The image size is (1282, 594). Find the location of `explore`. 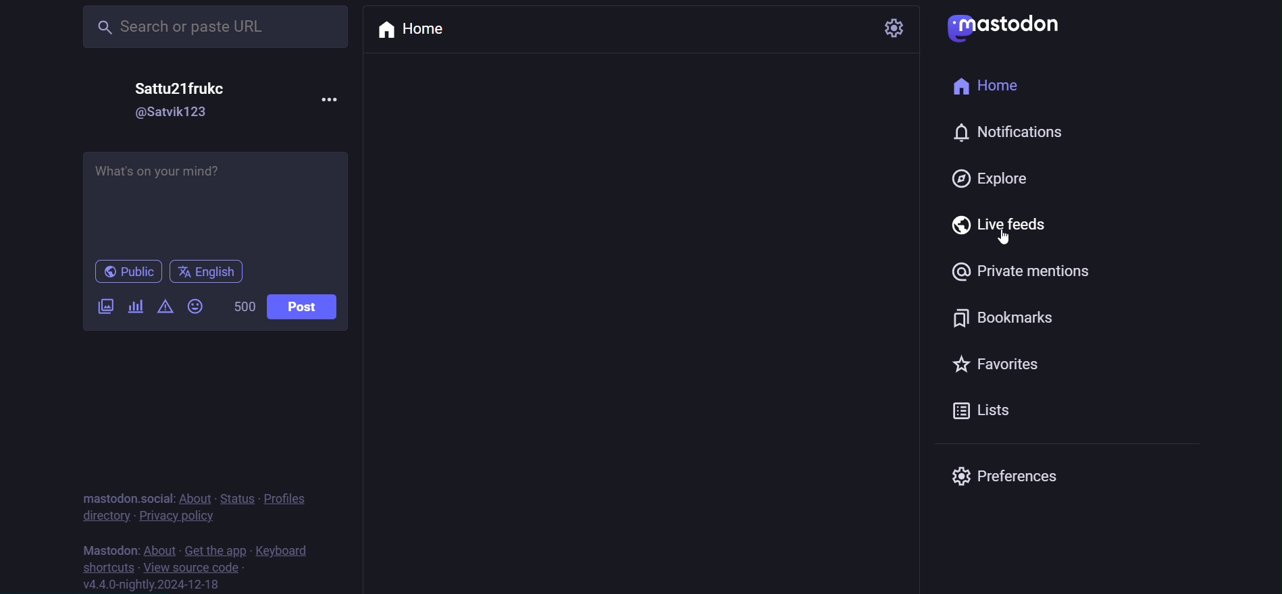

explore is located at coordinates (996, 175).